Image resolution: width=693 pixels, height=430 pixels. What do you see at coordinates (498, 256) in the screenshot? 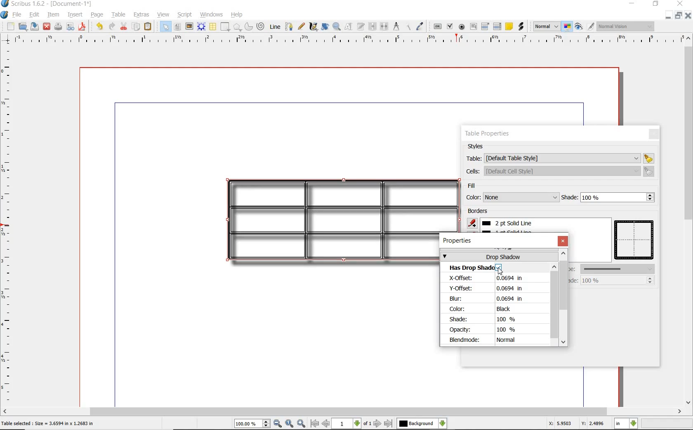
I see `drop shadow` at bounding box center [498, 256].